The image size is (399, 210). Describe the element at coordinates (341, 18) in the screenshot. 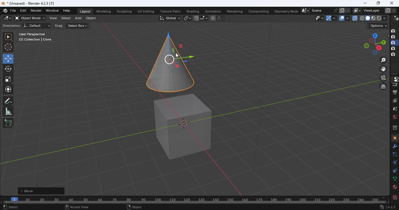

I see `Show overlays` at that location.